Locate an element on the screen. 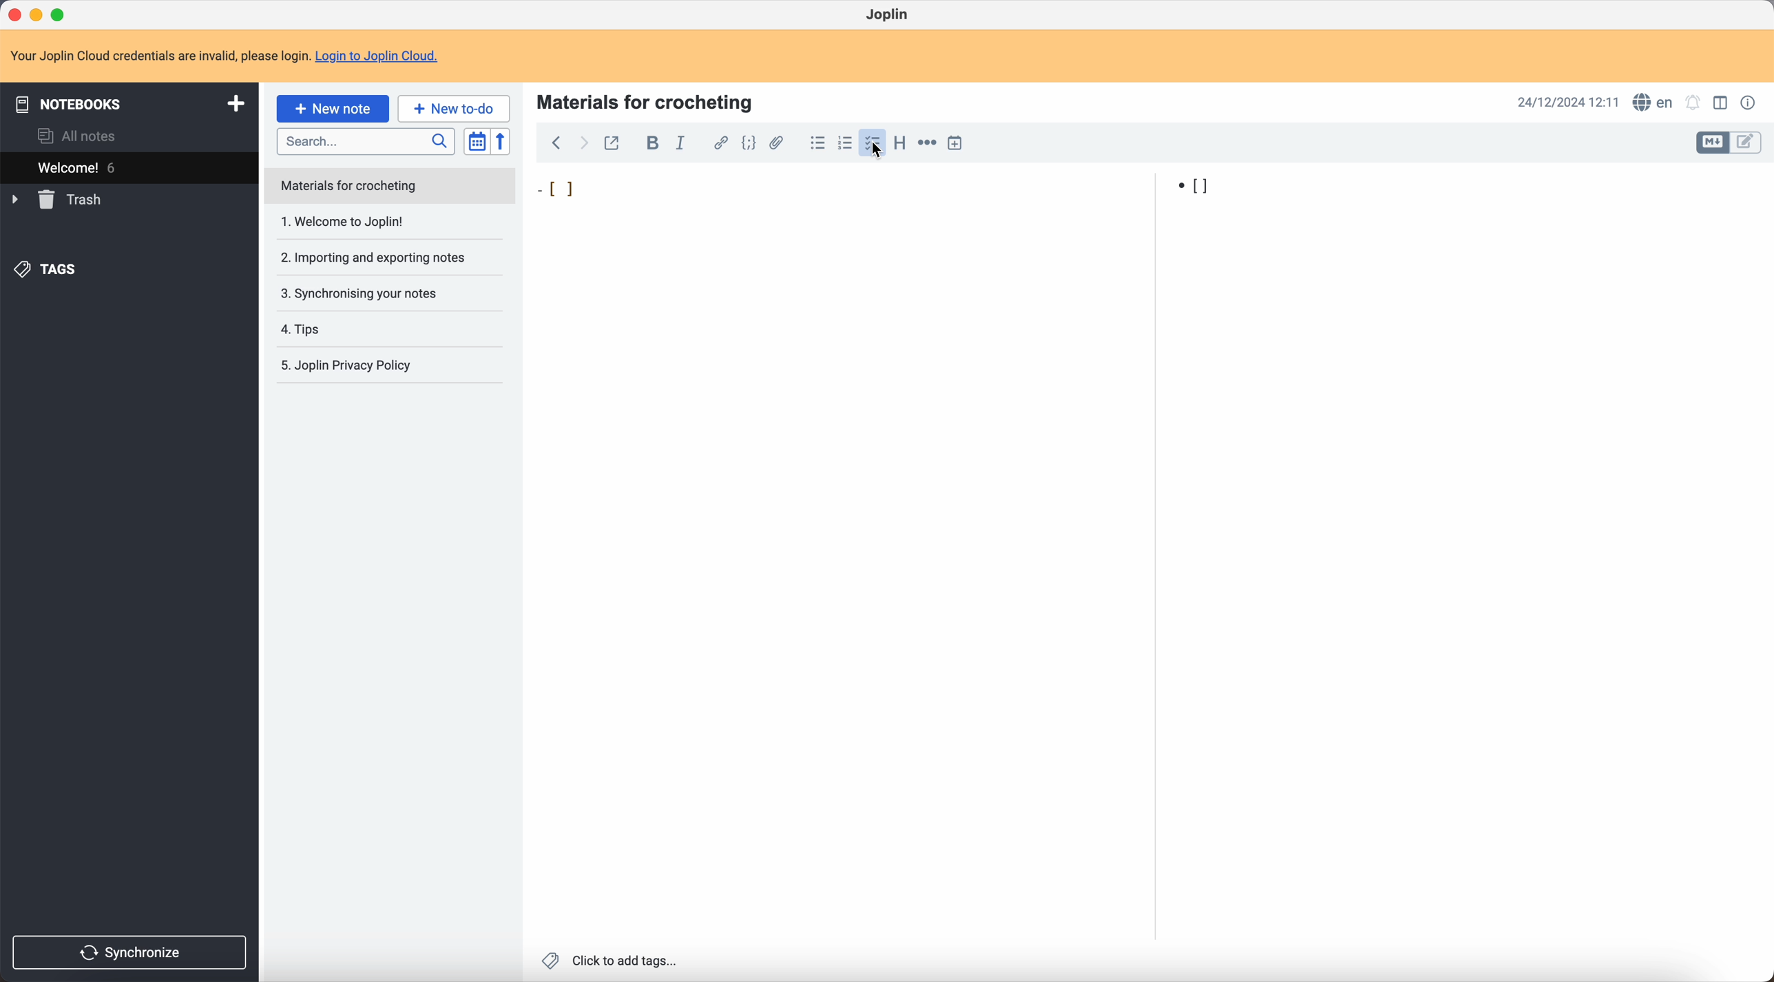  click on new note is located at coordinates (334, 108).